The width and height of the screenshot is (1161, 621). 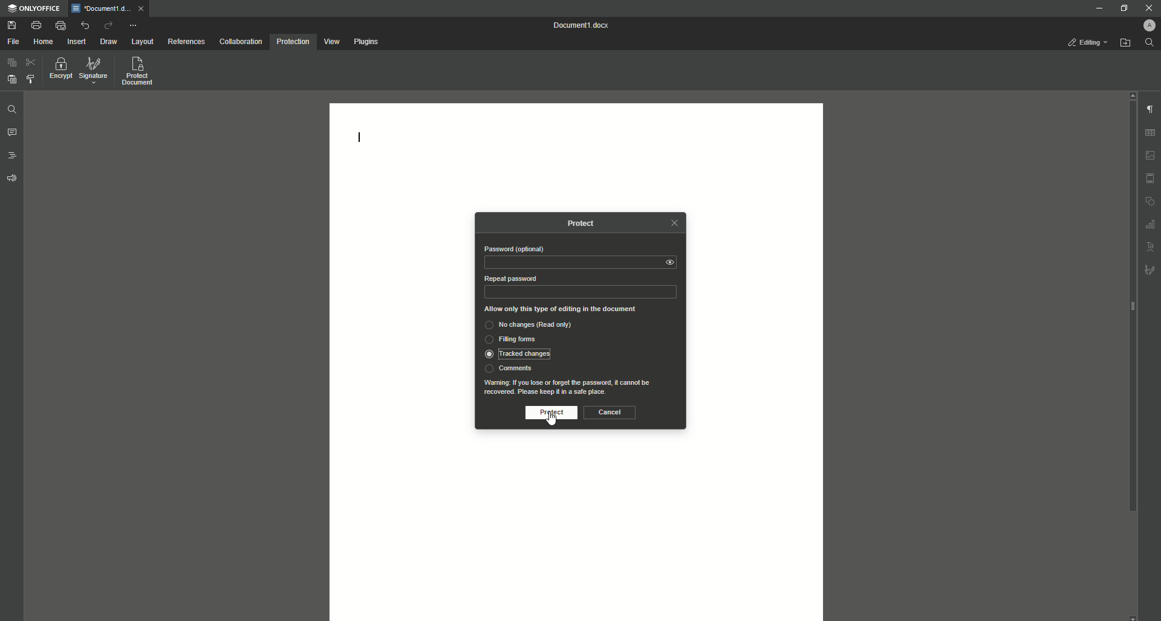 What do you see at coordinates (13, 42) in the screenshot?
I see `File` at bounding box center [13, 42].